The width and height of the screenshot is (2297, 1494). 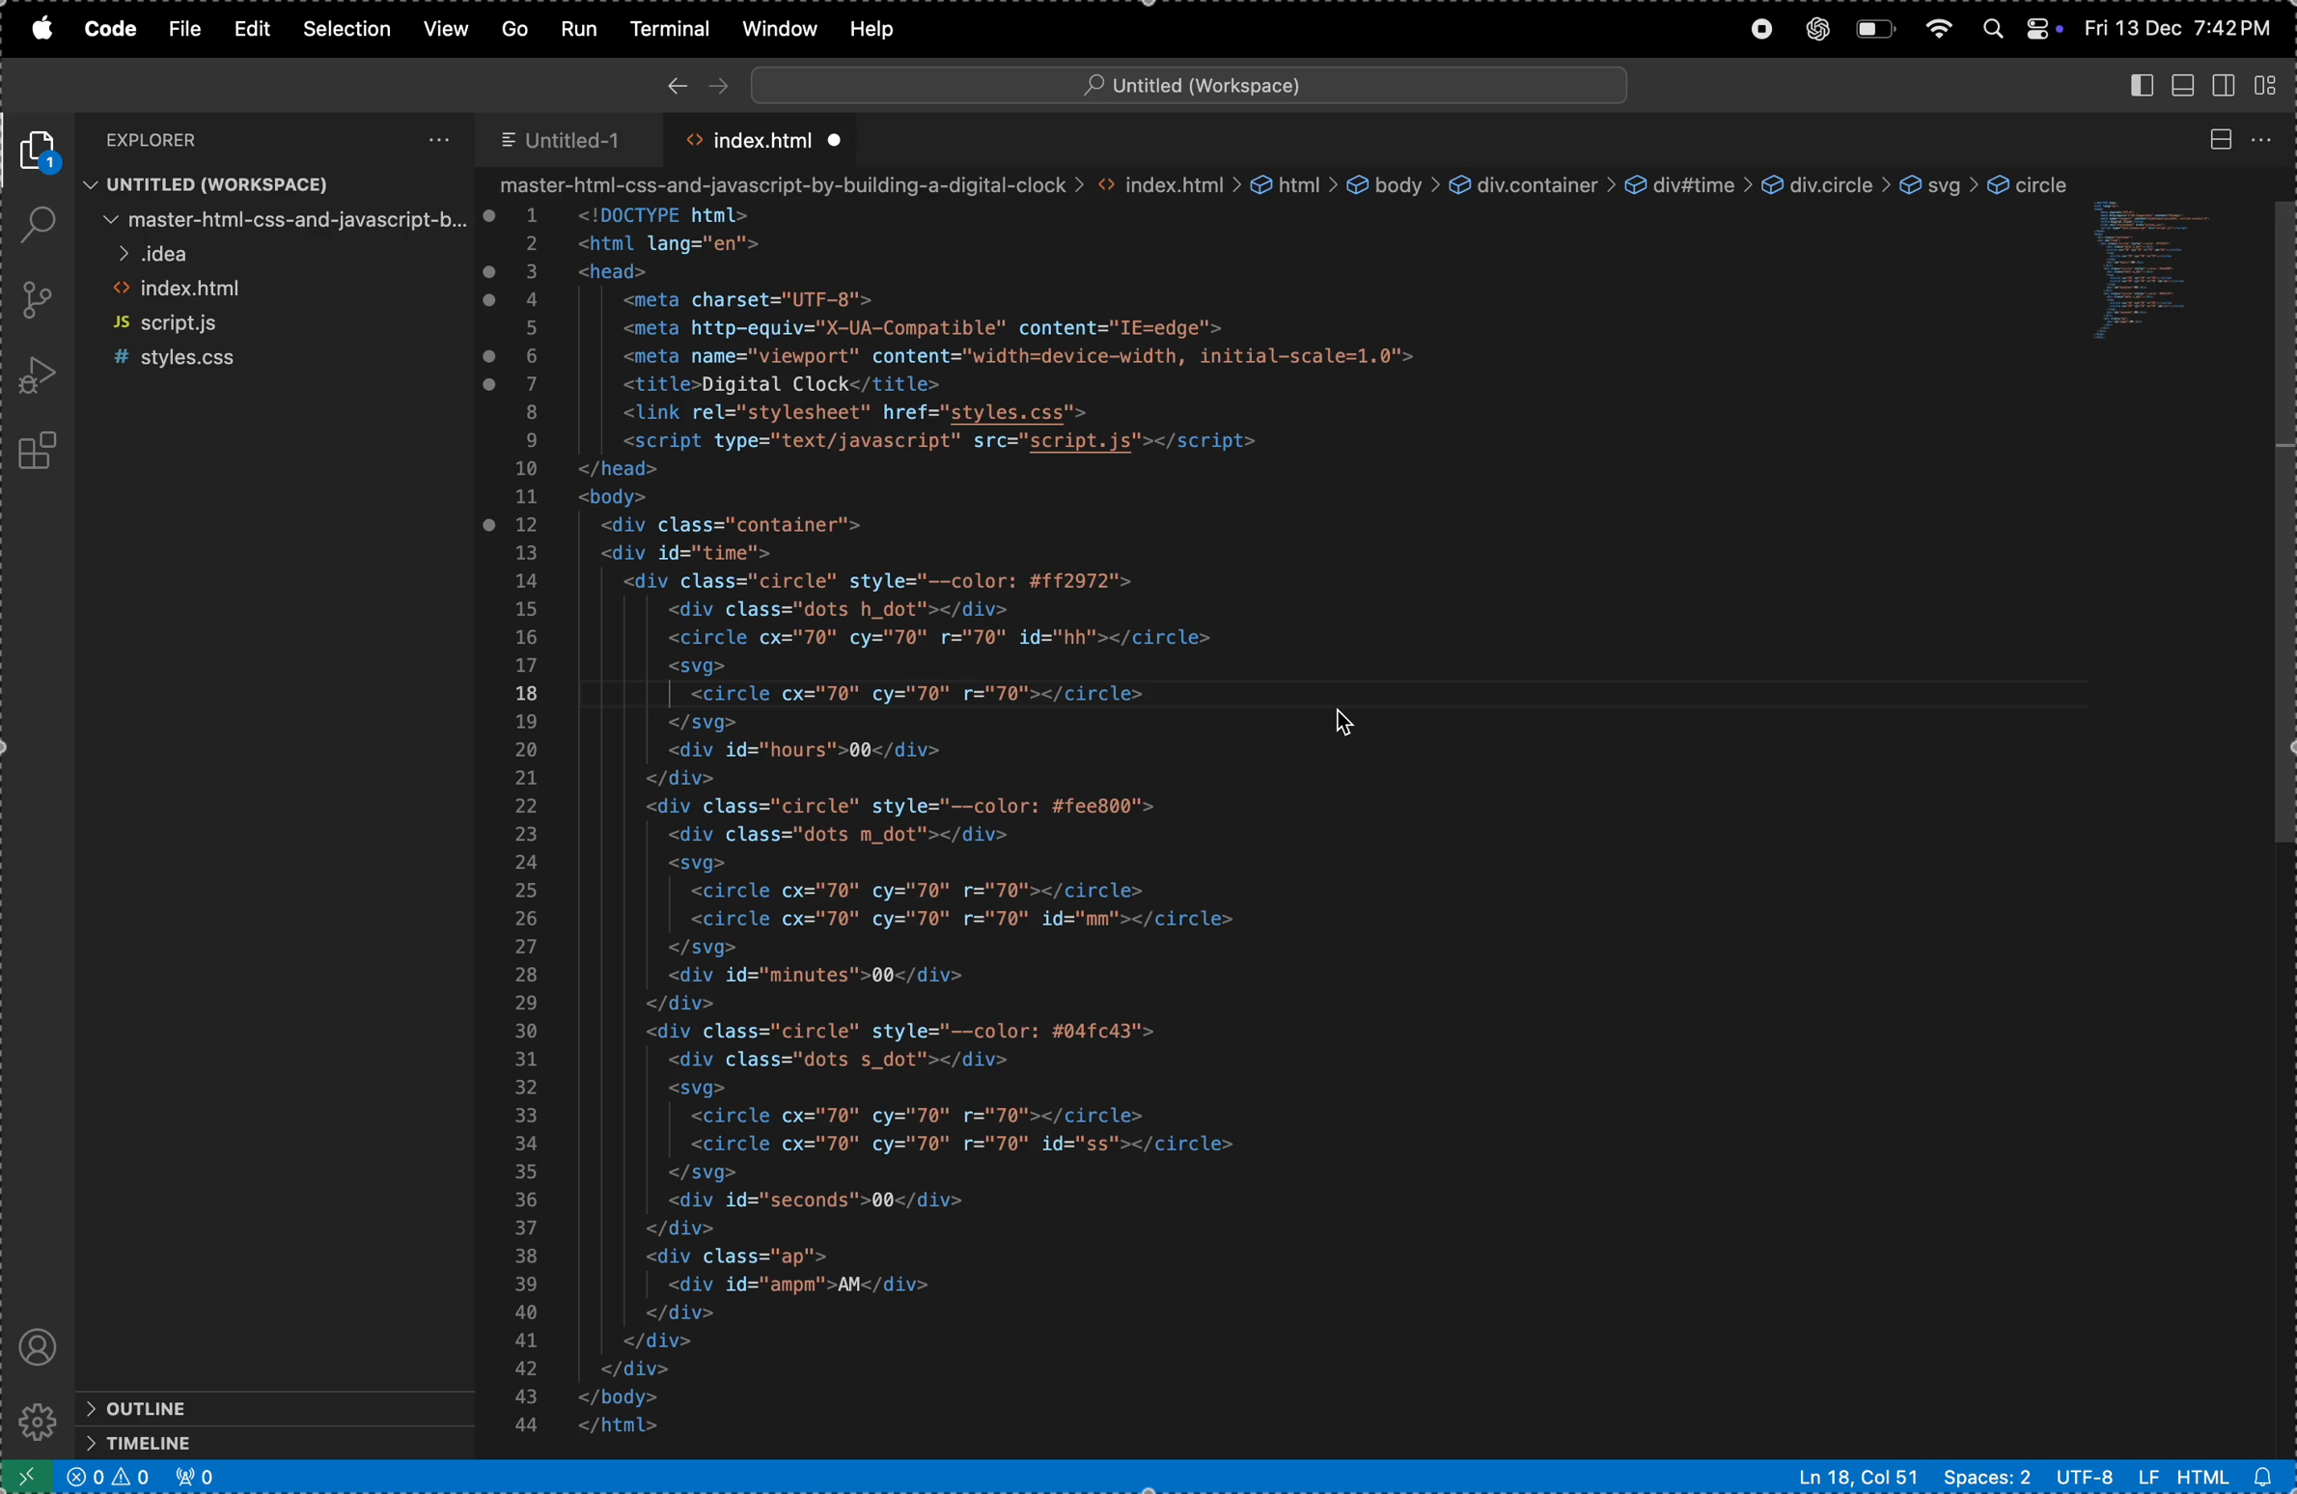 What do you see at coordinates (237, 1443) in the screenshot?
I see `timeline` at bounding box center [237, 1443].